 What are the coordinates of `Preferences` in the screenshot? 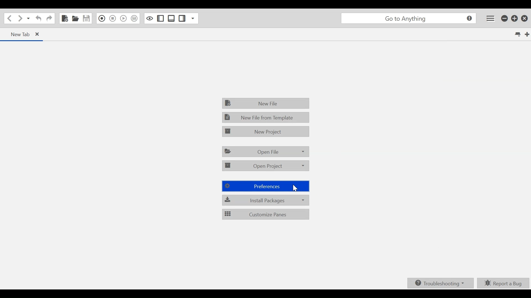 It's located at (266, 186).